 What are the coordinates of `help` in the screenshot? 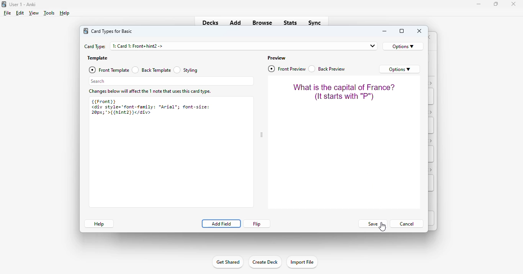 It's located at (64, 13).